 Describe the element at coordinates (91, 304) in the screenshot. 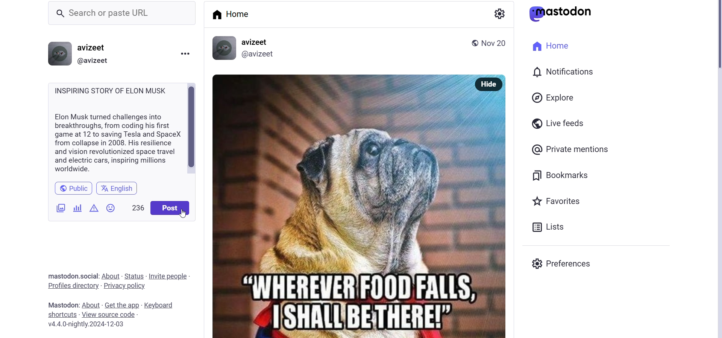

I see `about` at that location.